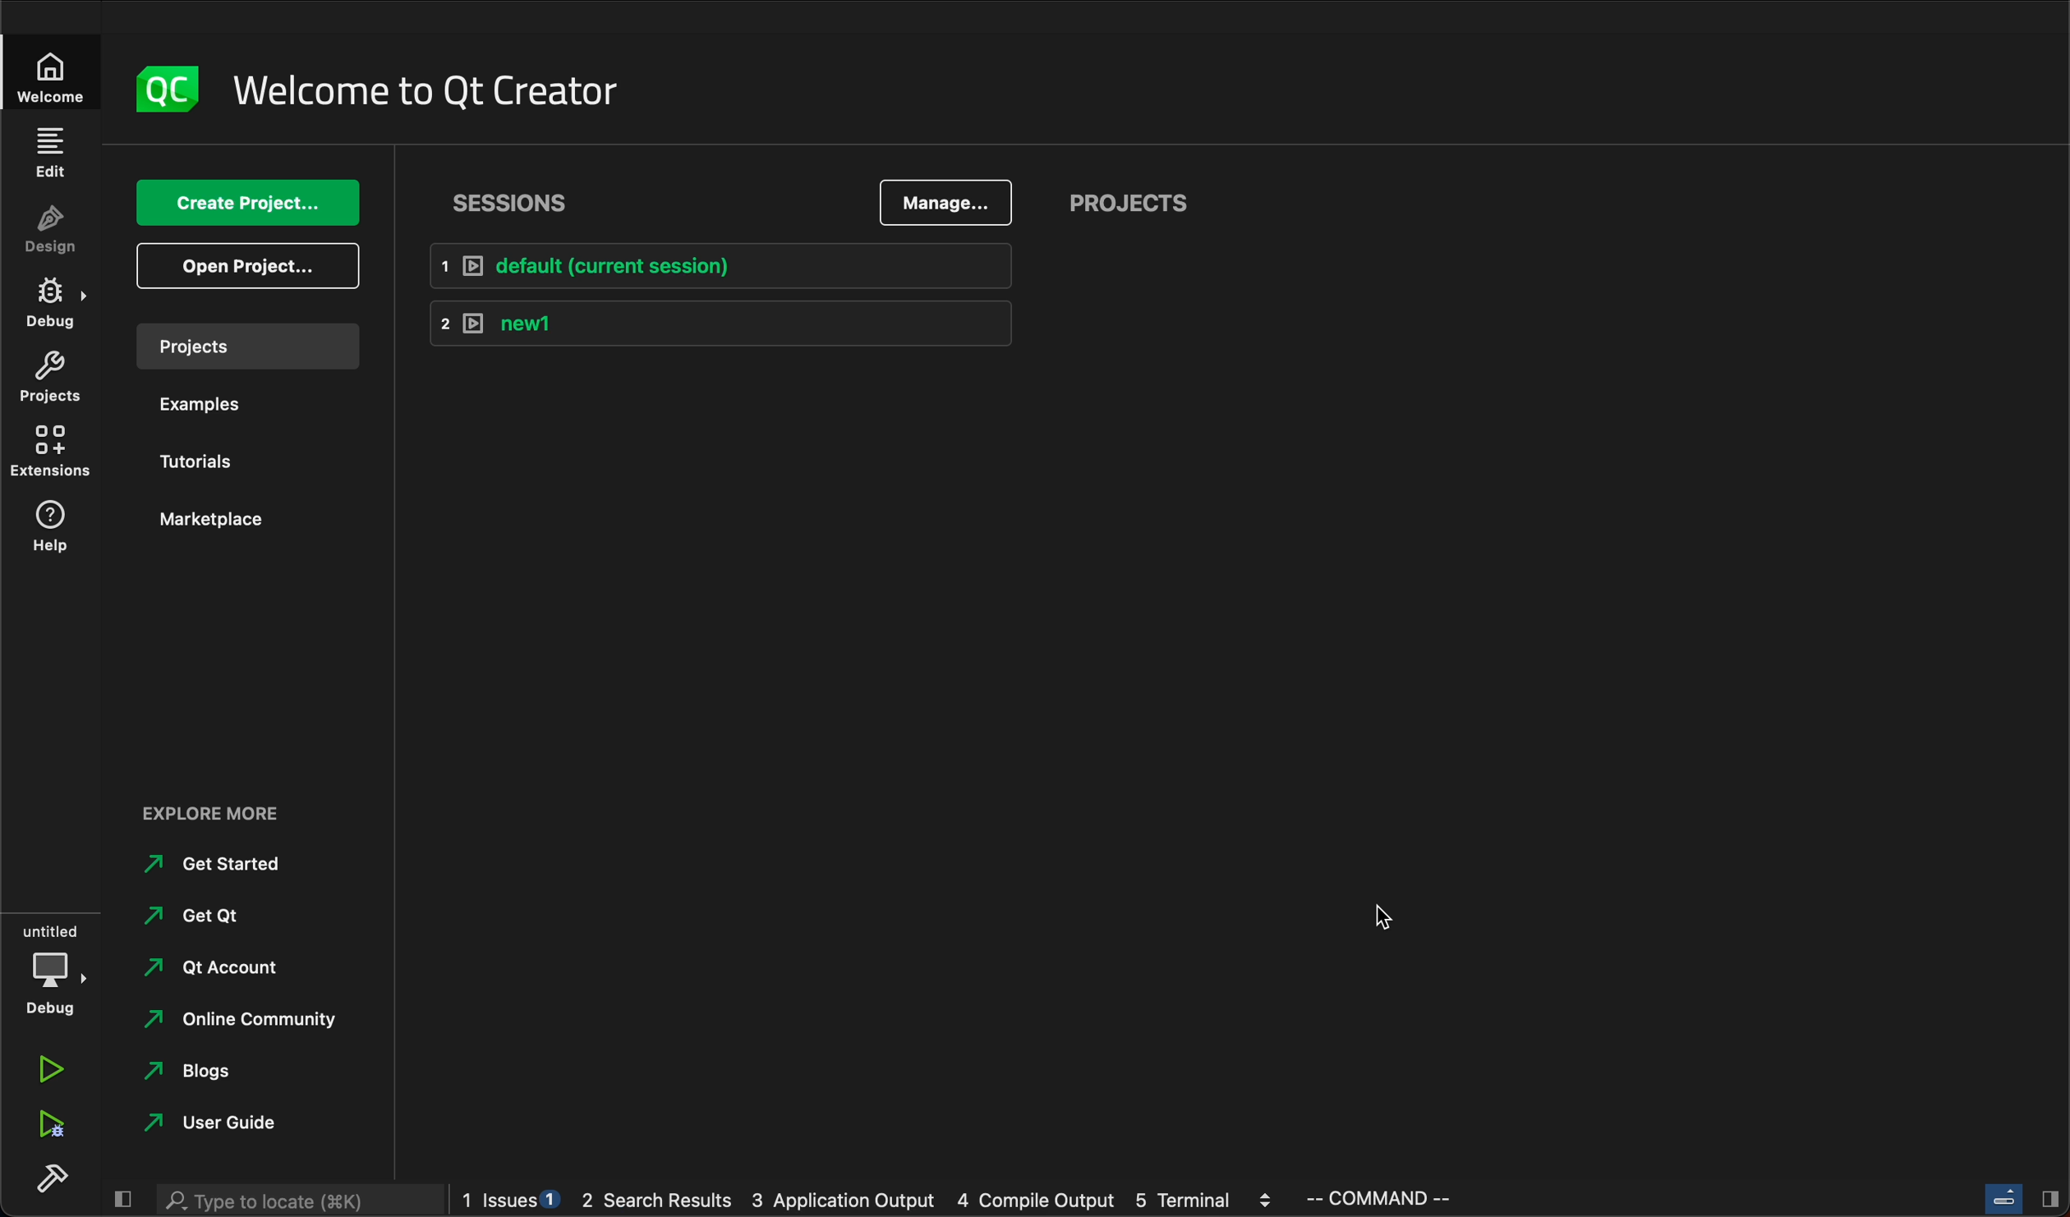 This screenshot has width=2070, height=1217. I want to click on build, so click(51, 1178).